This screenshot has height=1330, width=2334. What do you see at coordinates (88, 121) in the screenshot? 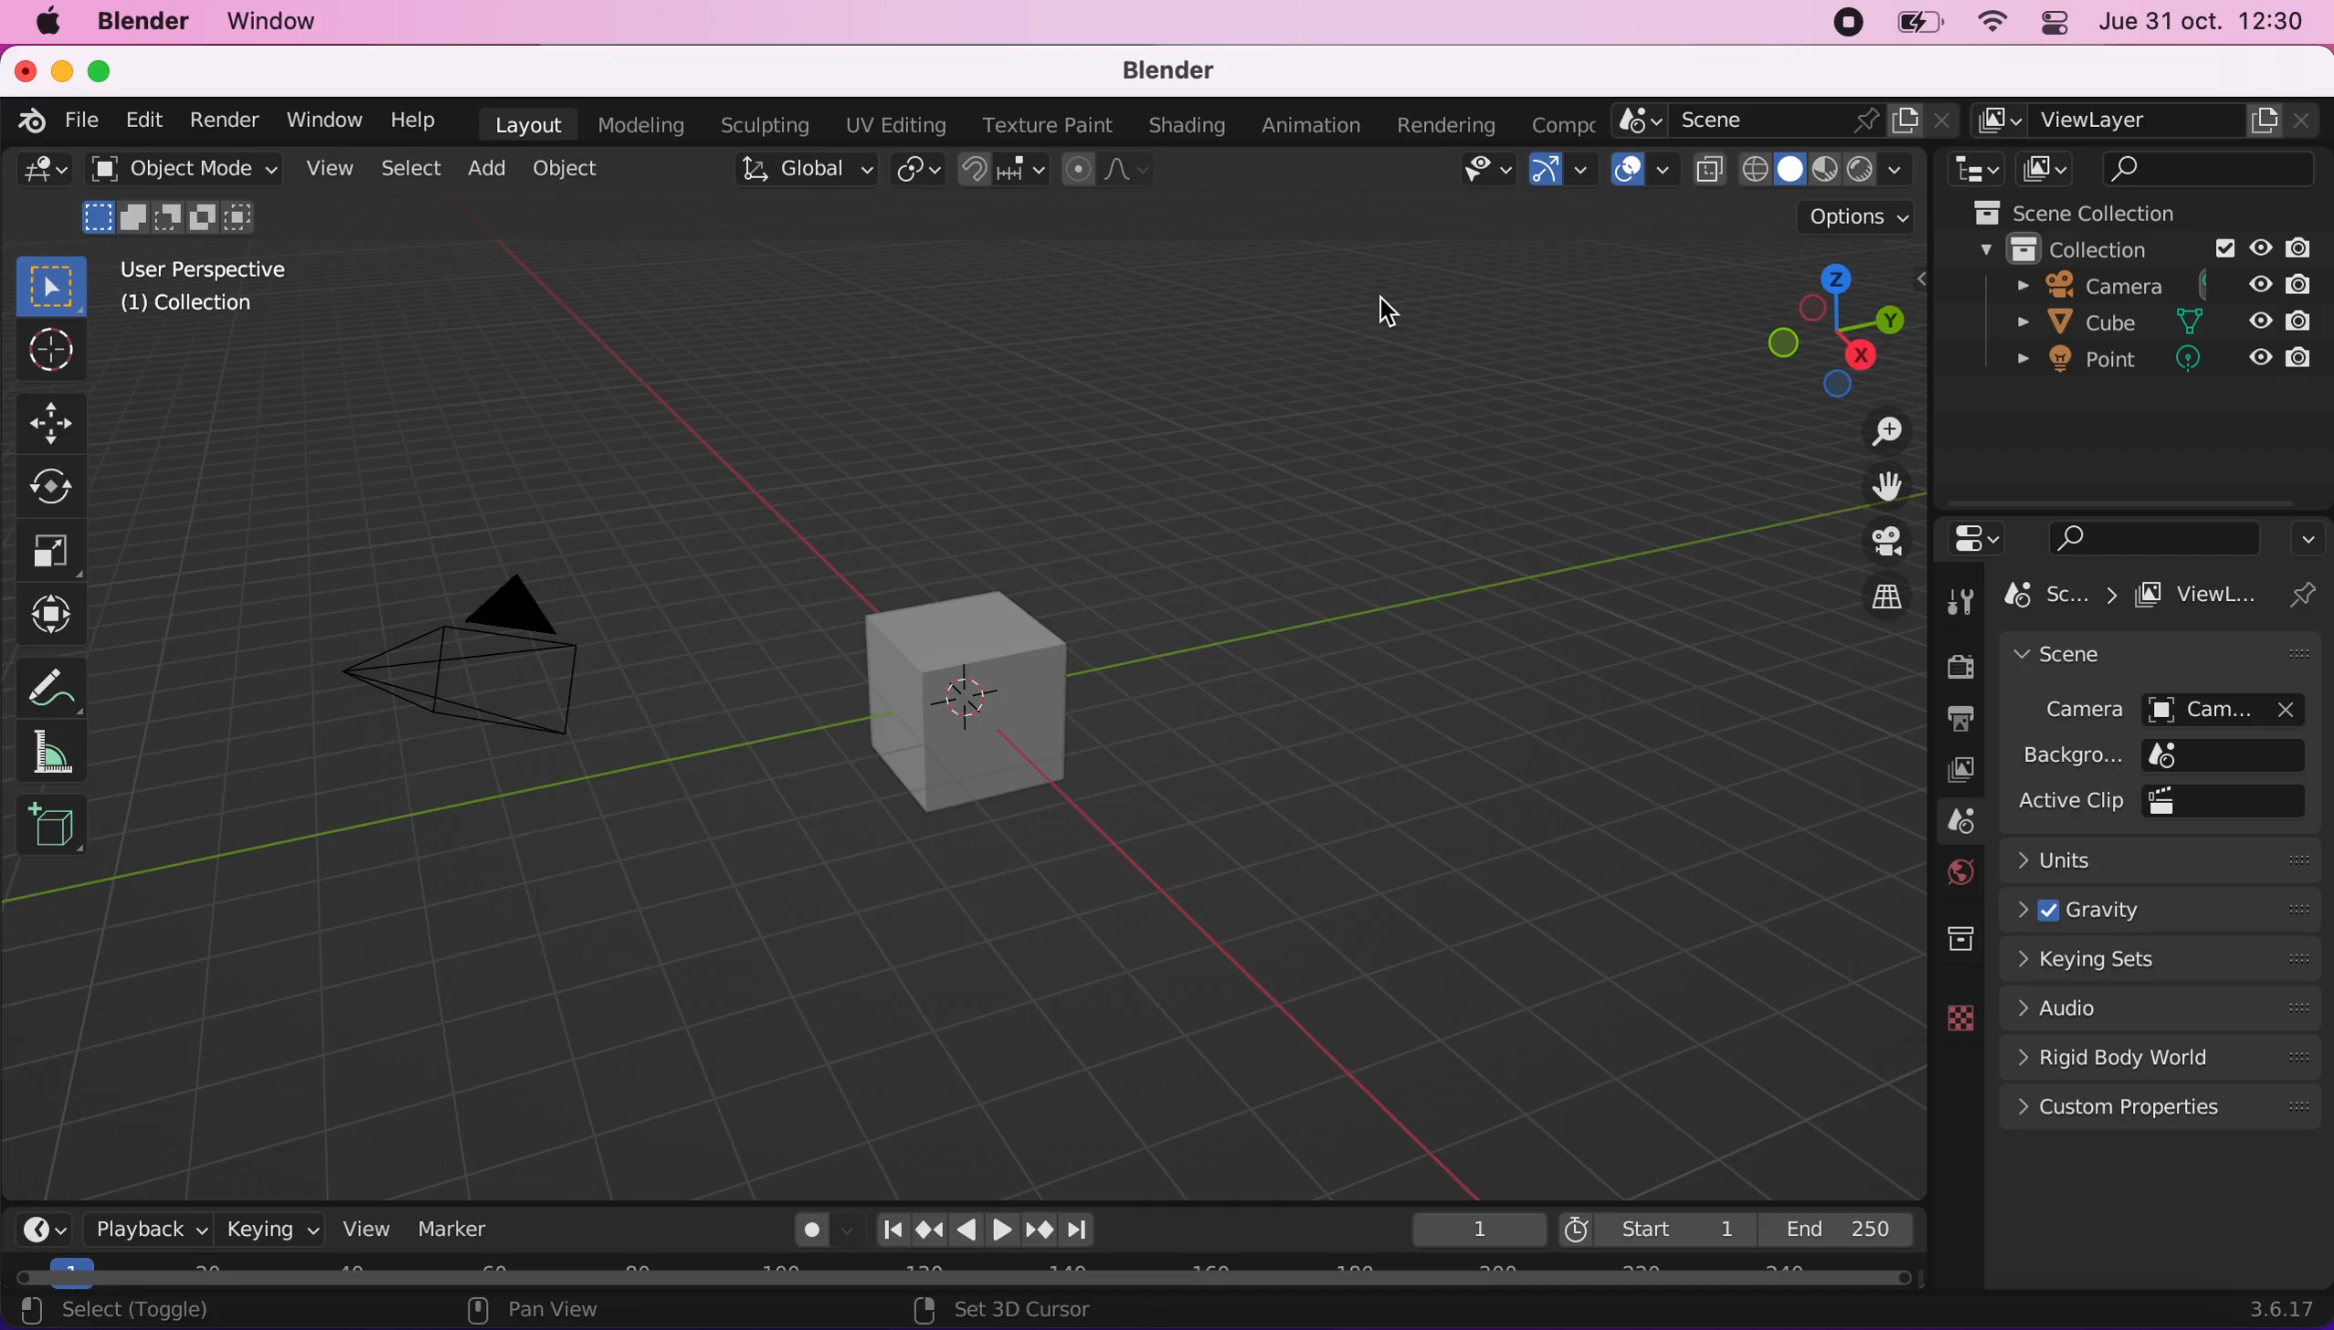
I see `file` at bounding box center [88, 121].